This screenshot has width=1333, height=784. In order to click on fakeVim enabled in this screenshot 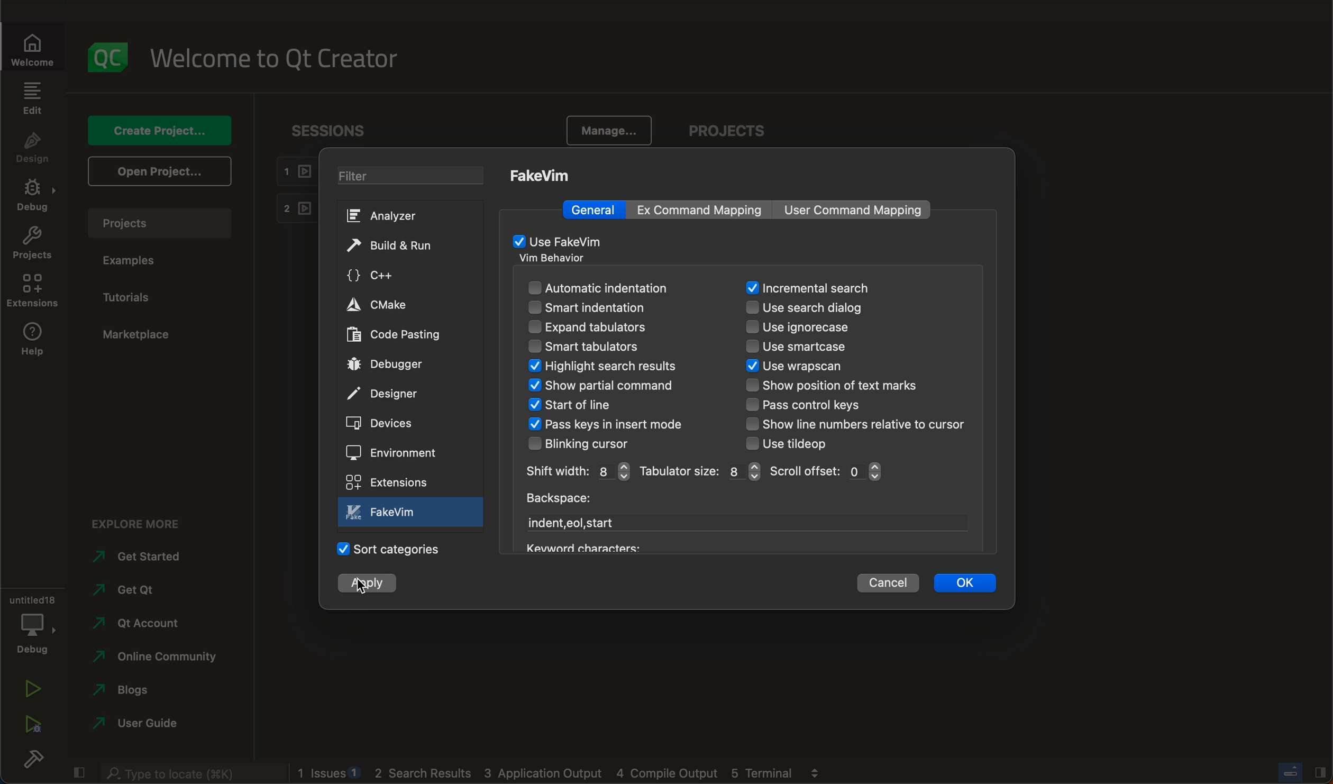, I will do `click(560, 240)`.